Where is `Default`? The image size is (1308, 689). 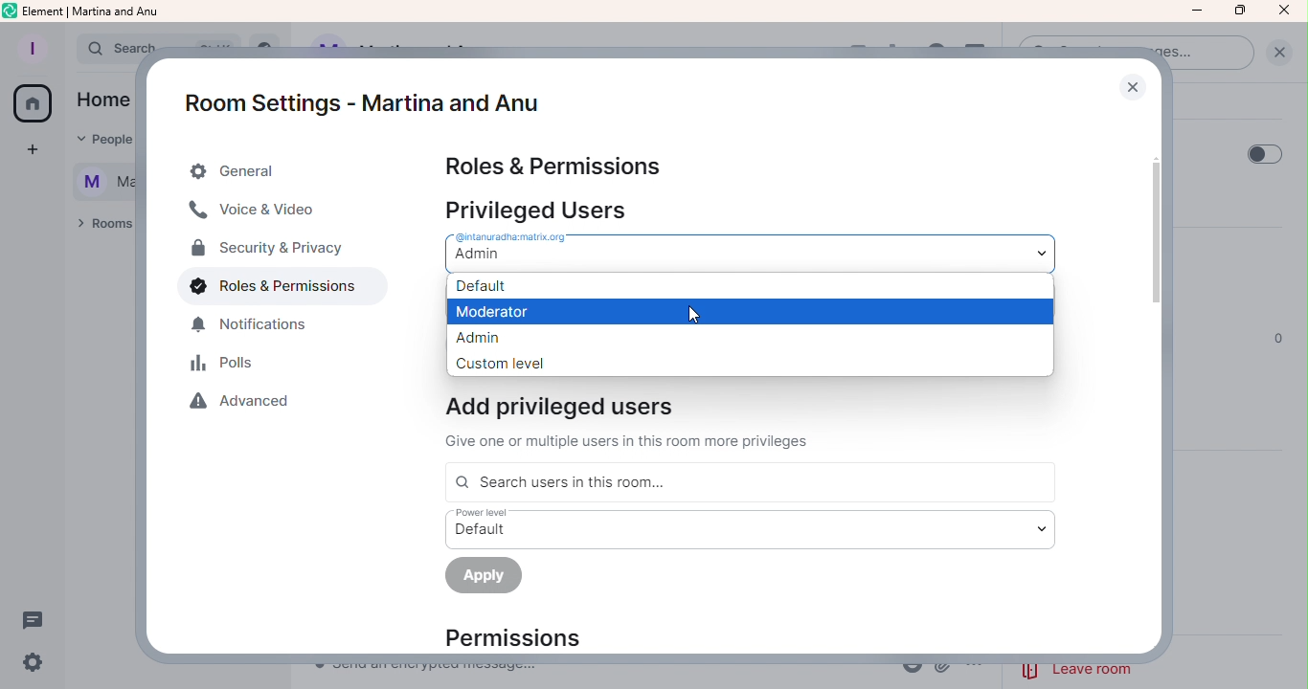
Default is located at coordinates (748, 285).